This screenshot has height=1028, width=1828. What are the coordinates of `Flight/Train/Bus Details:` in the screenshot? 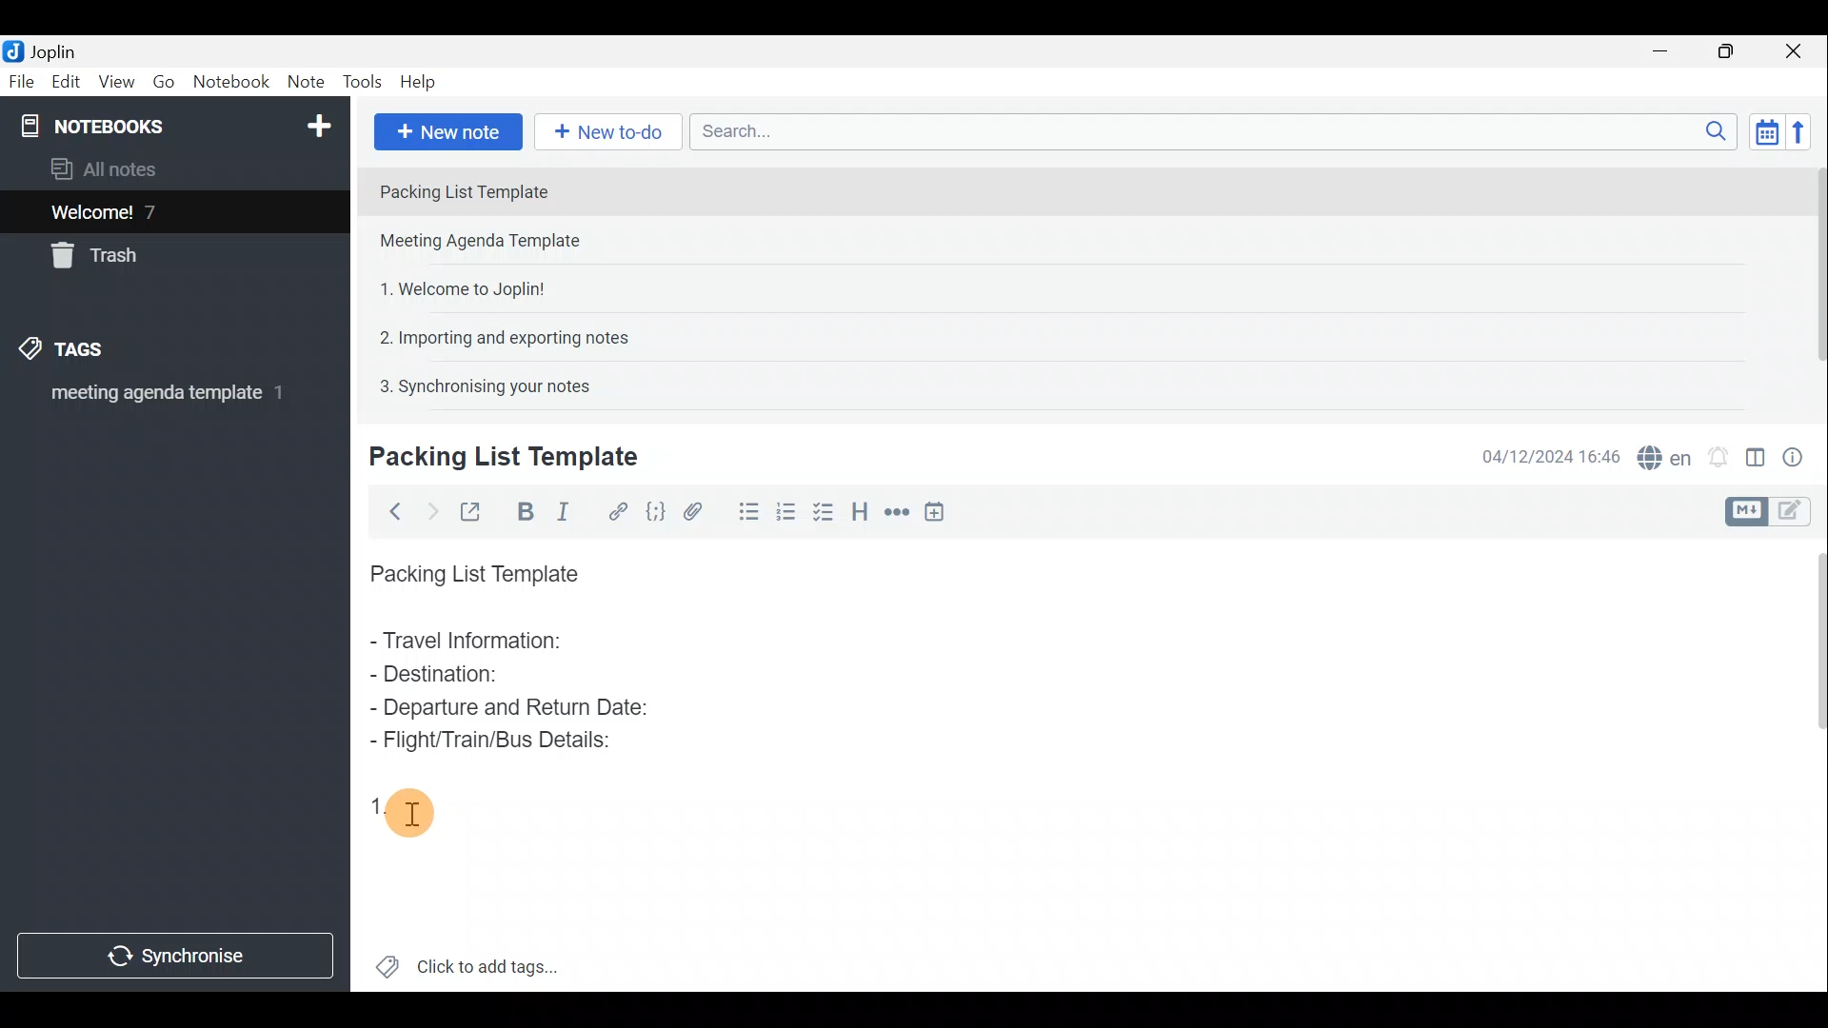 It's located at (496, 741).